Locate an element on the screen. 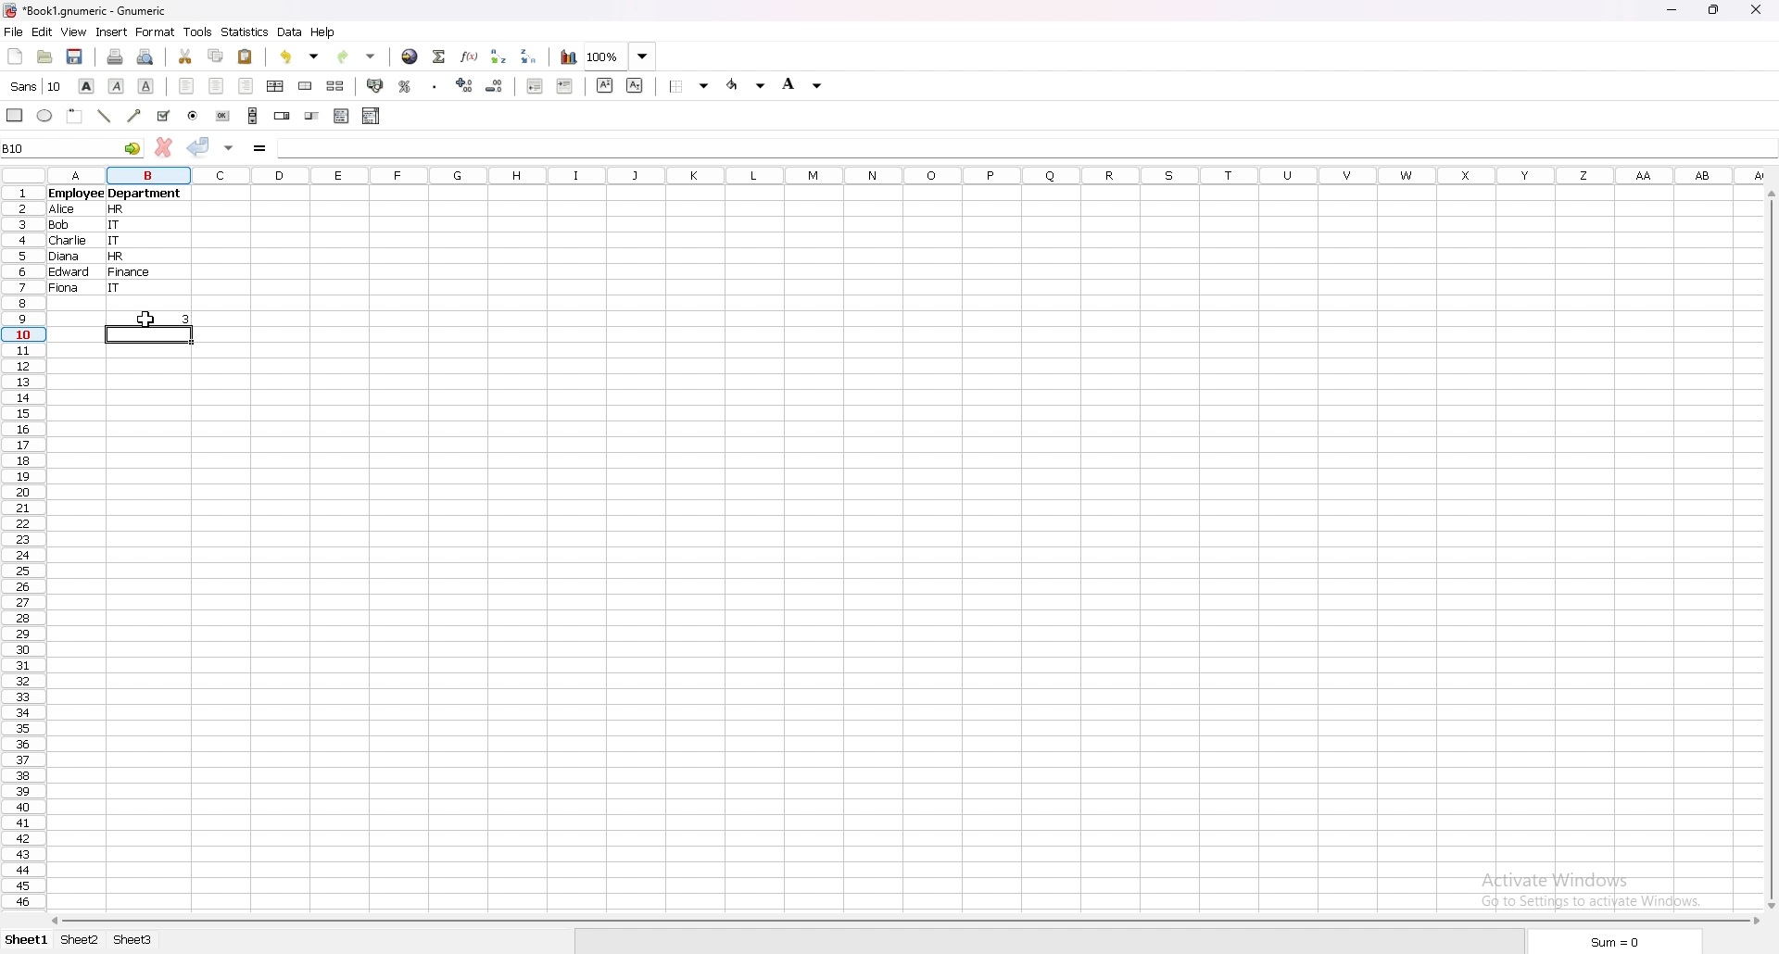  decrease decimals is located at coordinates (496, 86).